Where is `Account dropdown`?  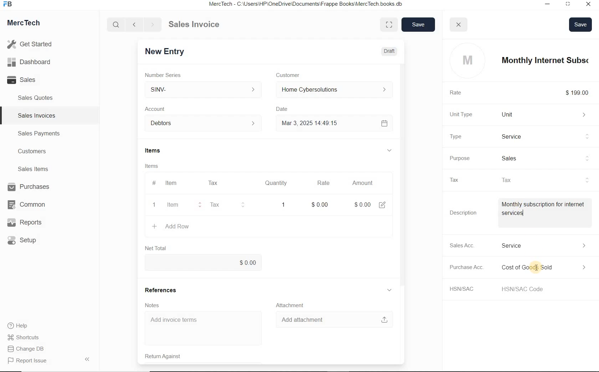
Account dropdown is located at coordinates (203, 124).